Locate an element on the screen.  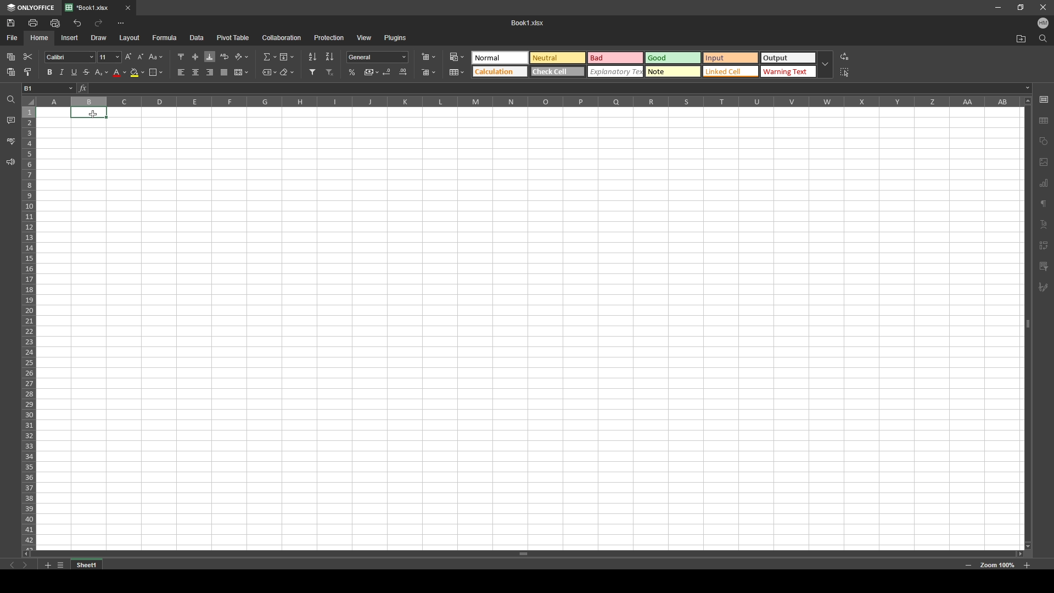
minimize is located at coordinates (998, 7).